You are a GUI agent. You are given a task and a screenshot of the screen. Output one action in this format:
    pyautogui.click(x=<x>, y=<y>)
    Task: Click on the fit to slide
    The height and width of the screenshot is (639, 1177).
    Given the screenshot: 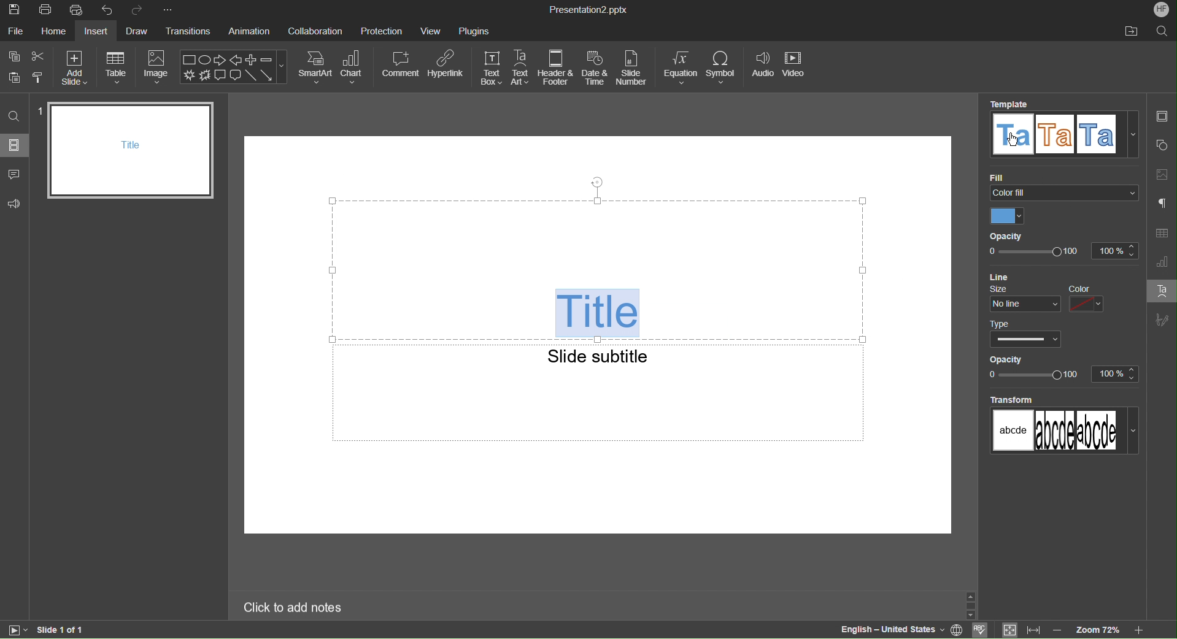 What is the action you would take?
    pyautogui.click(x=1008, y=630)
    